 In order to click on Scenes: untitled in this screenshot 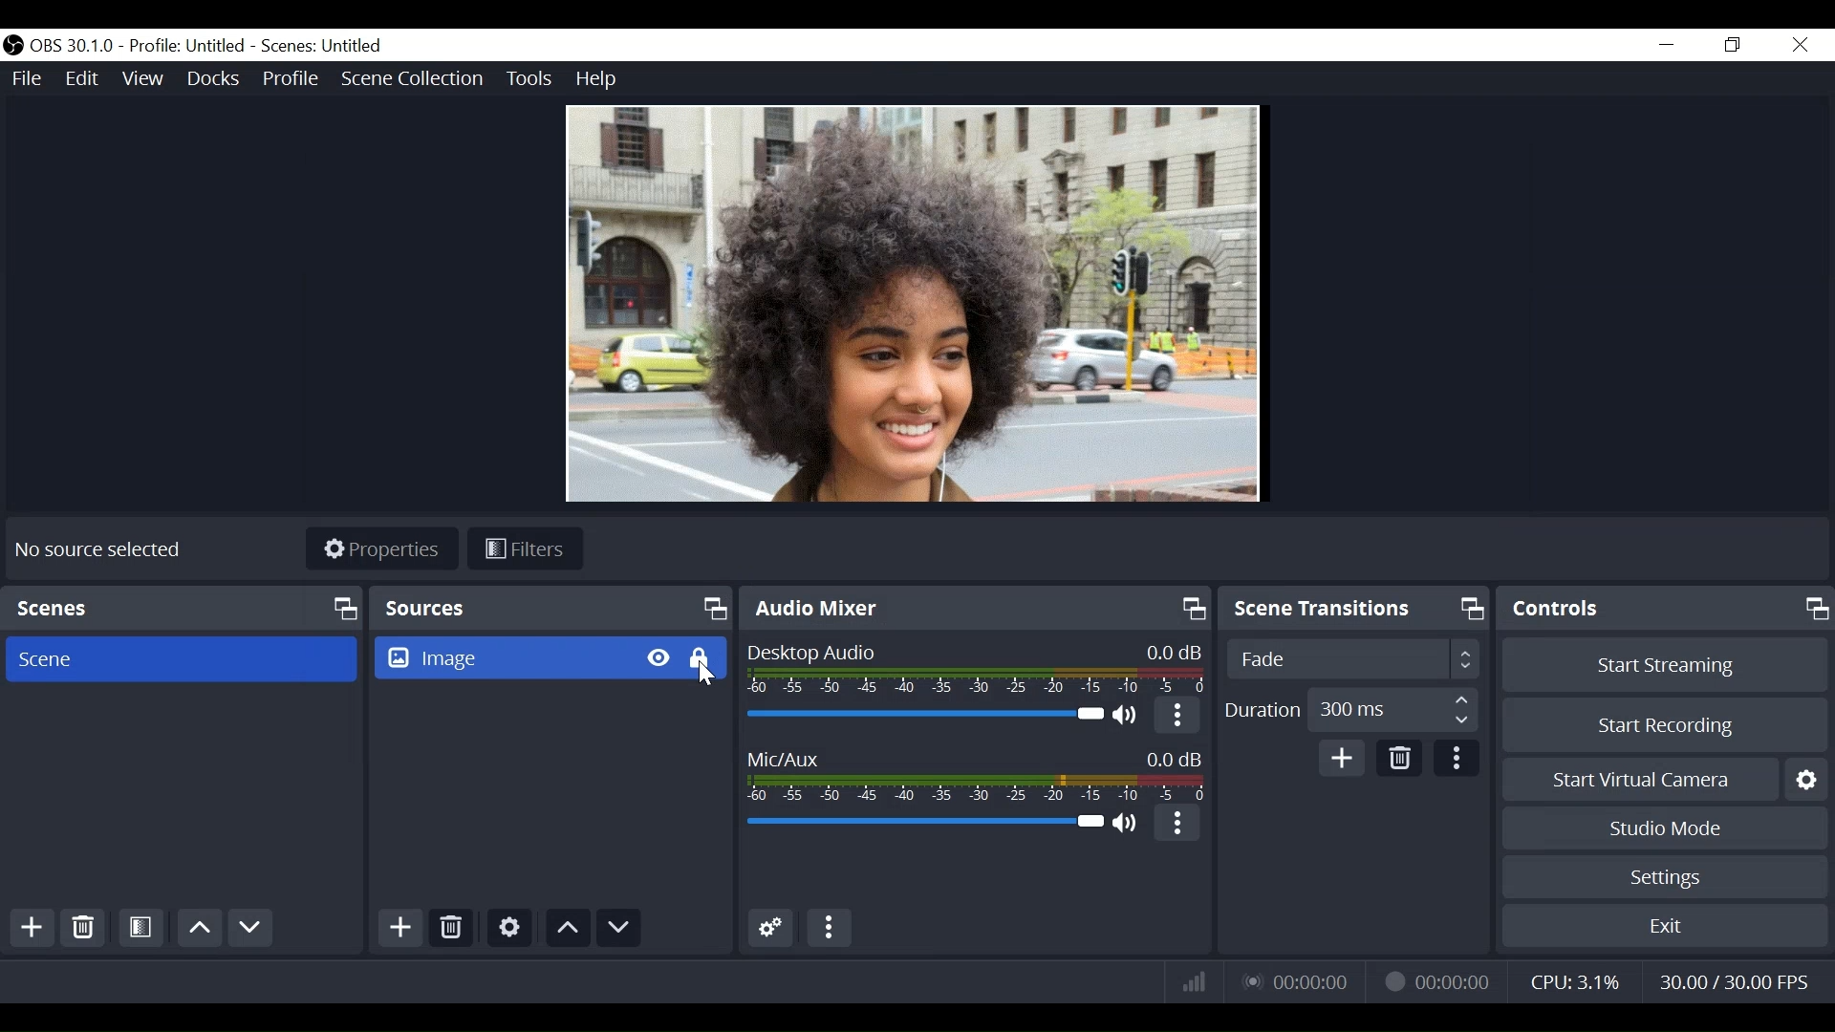, I will do `click(325, 46)`.